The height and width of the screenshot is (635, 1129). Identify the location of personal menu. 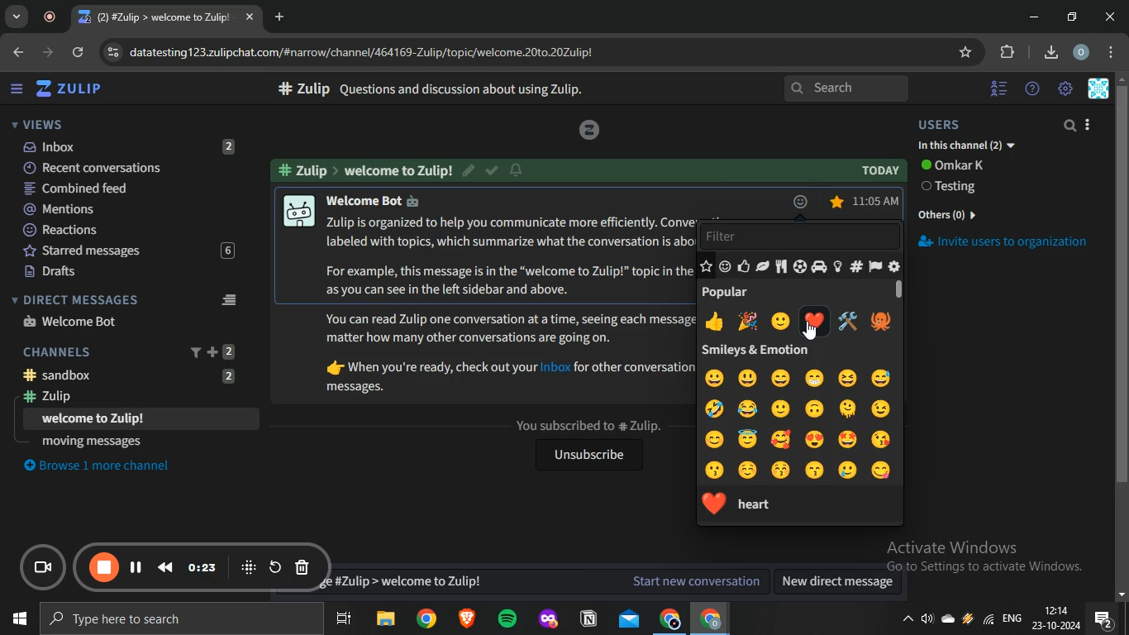
(1101, 89).